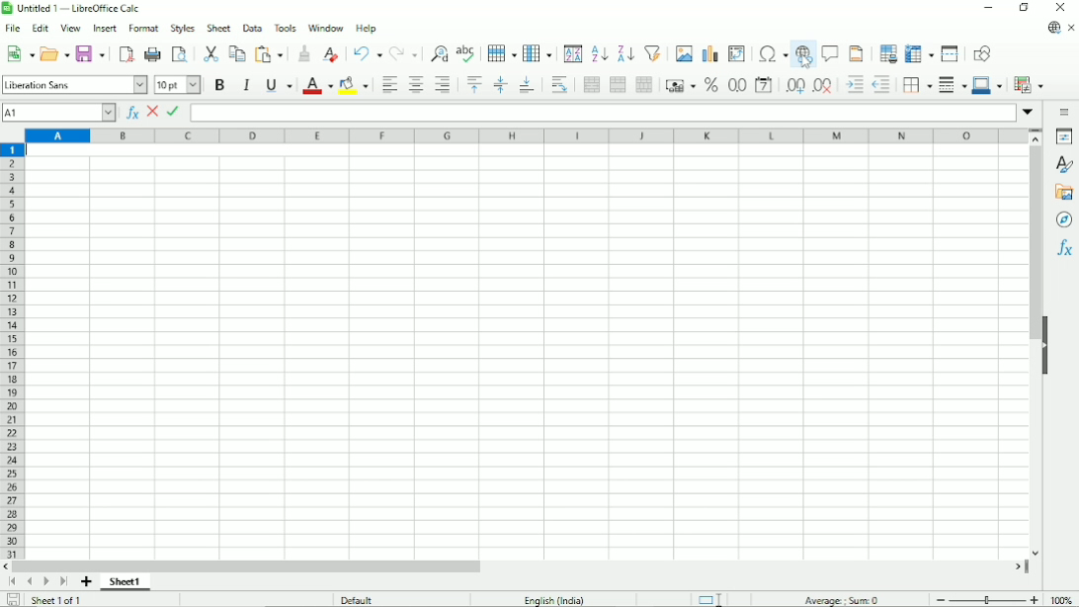  Describe the element at coordinates (527, 136) in the screenshot. I see `Column headings` at that location.